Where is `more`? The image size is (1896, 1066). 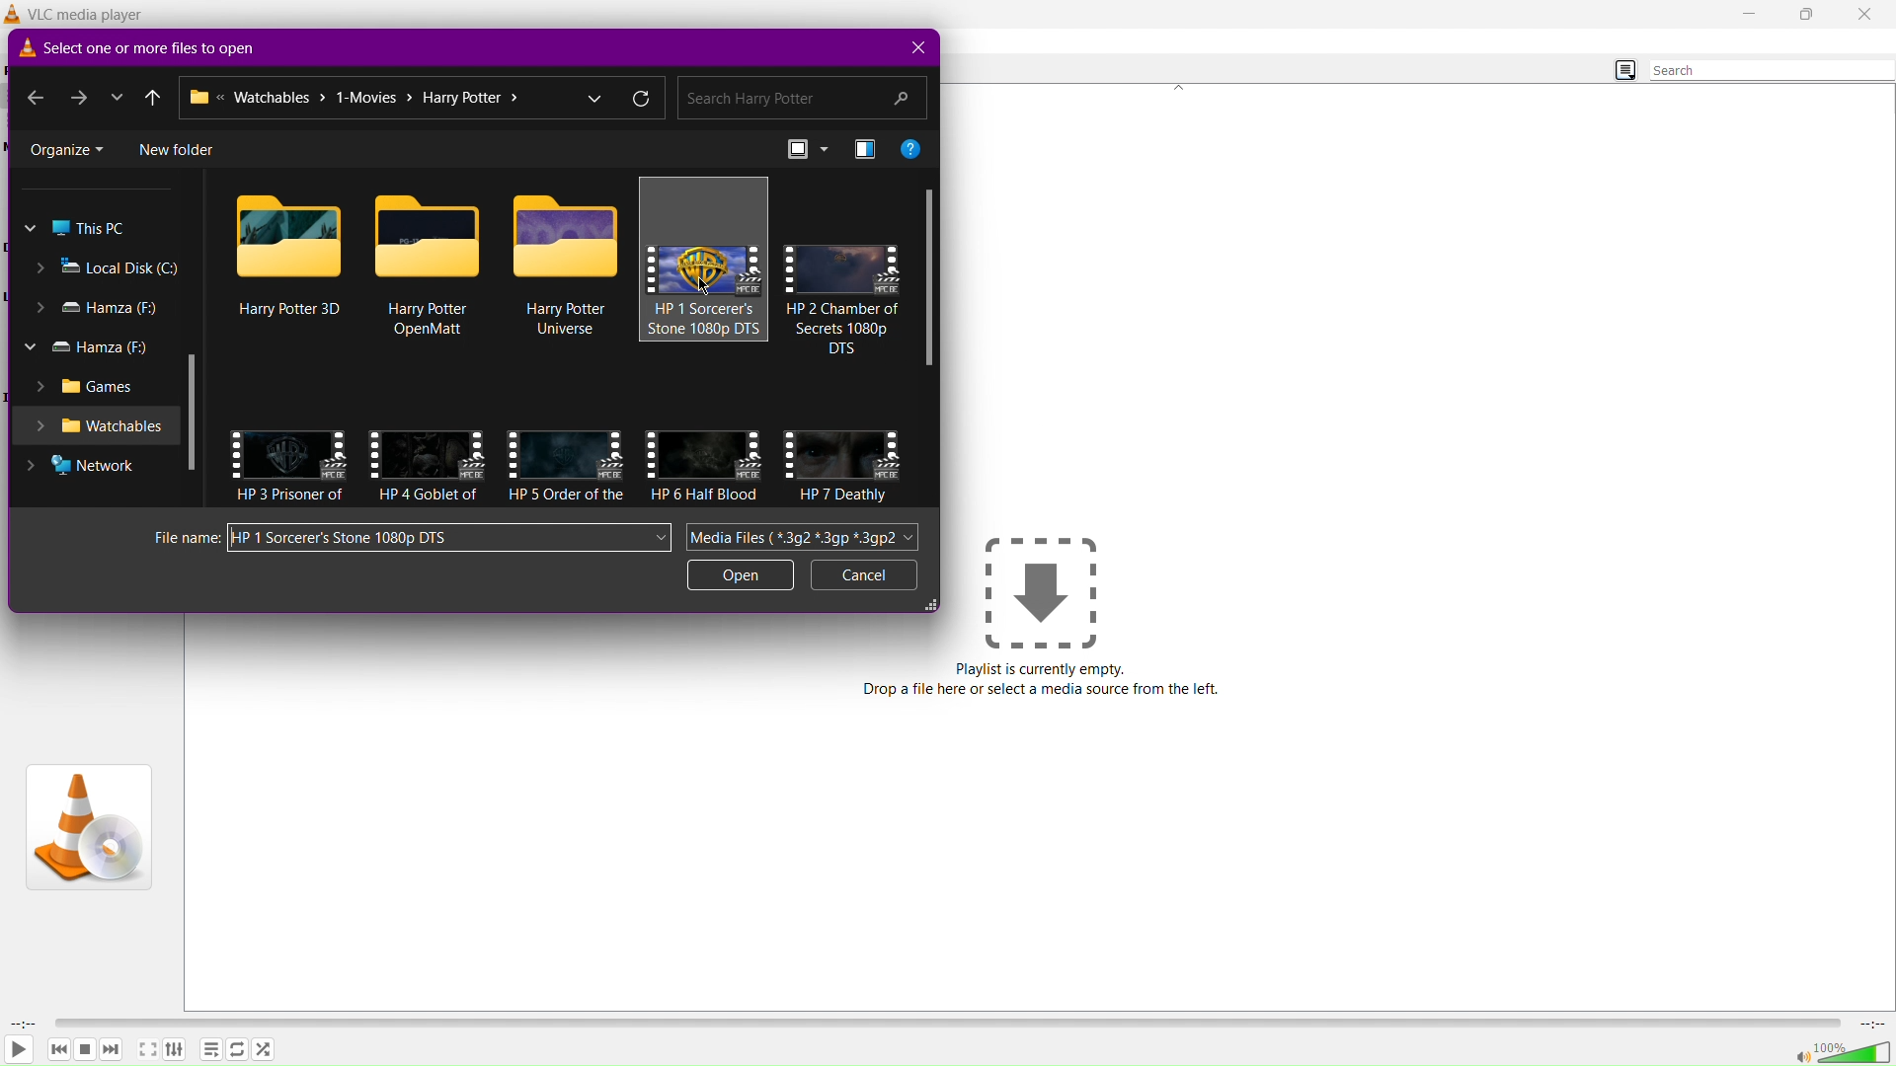 more is located at coordinates (118, 95).